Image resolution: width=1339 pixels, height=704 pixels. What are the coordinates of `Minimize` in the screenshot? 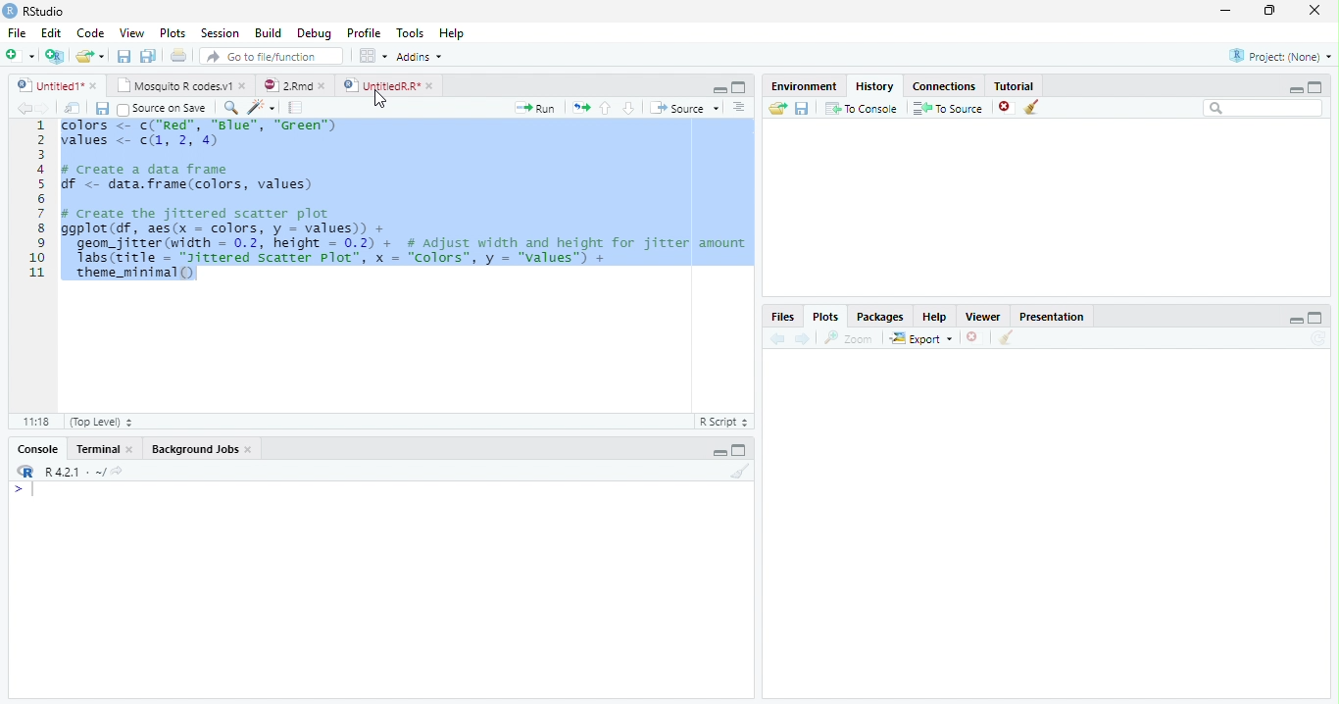 It's located at (1295, 89).